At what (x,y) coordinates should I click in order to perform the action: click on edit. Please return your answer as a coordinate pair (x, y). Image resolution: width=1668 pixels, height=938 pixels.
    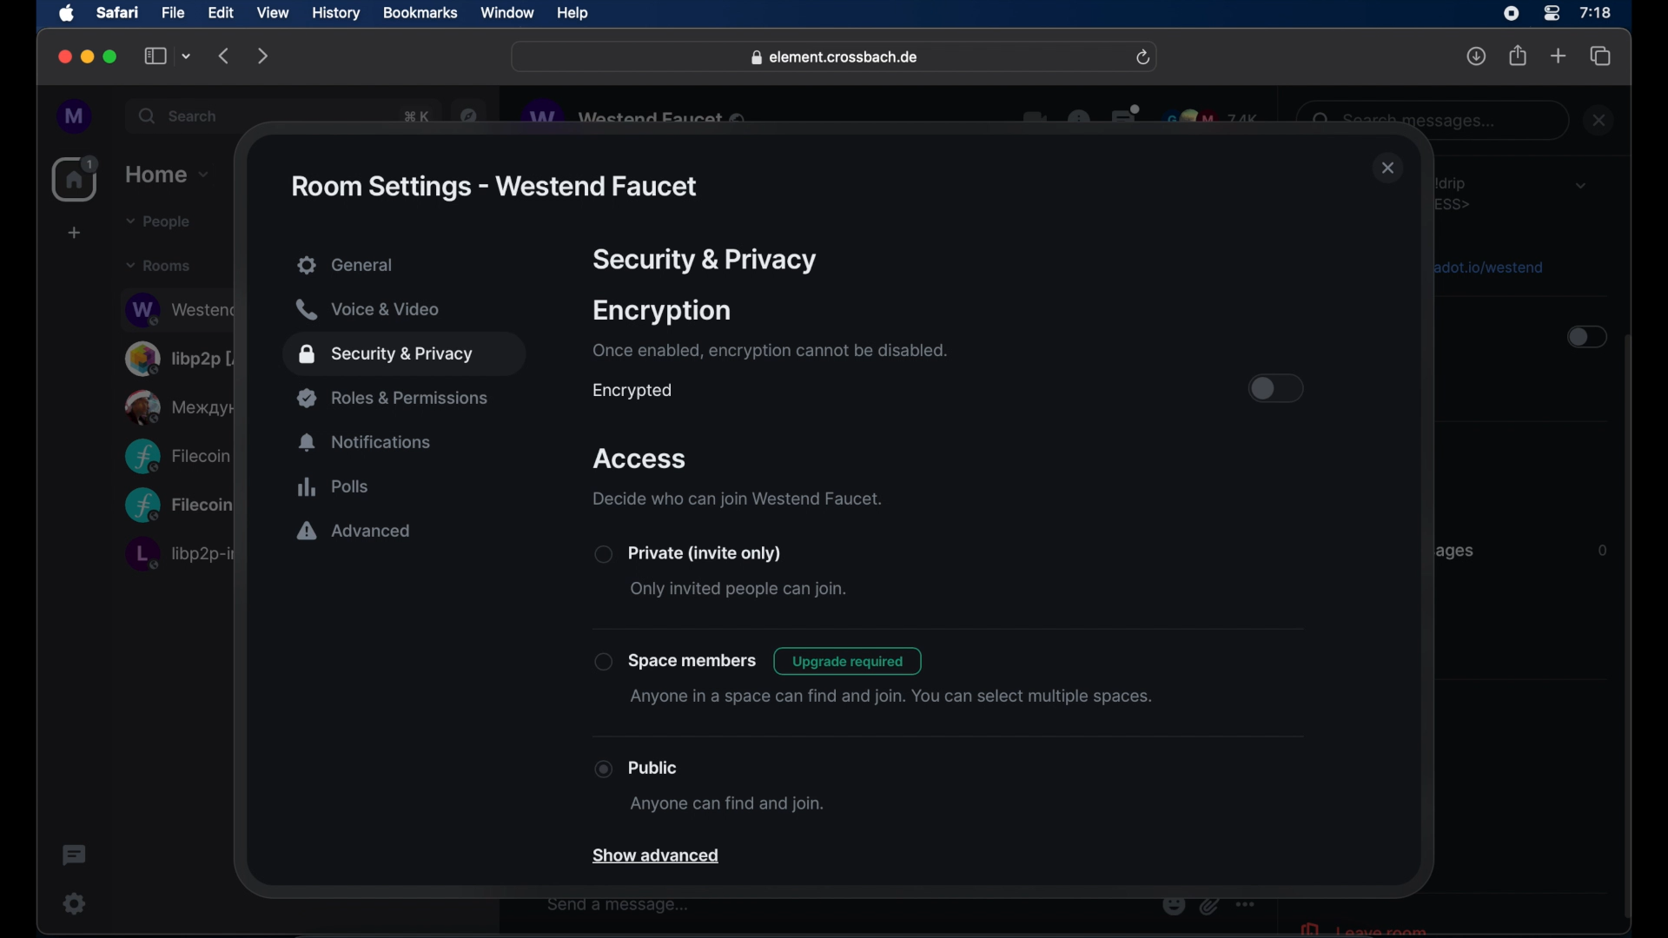
    Looking at the image, I should click on (221, 12).